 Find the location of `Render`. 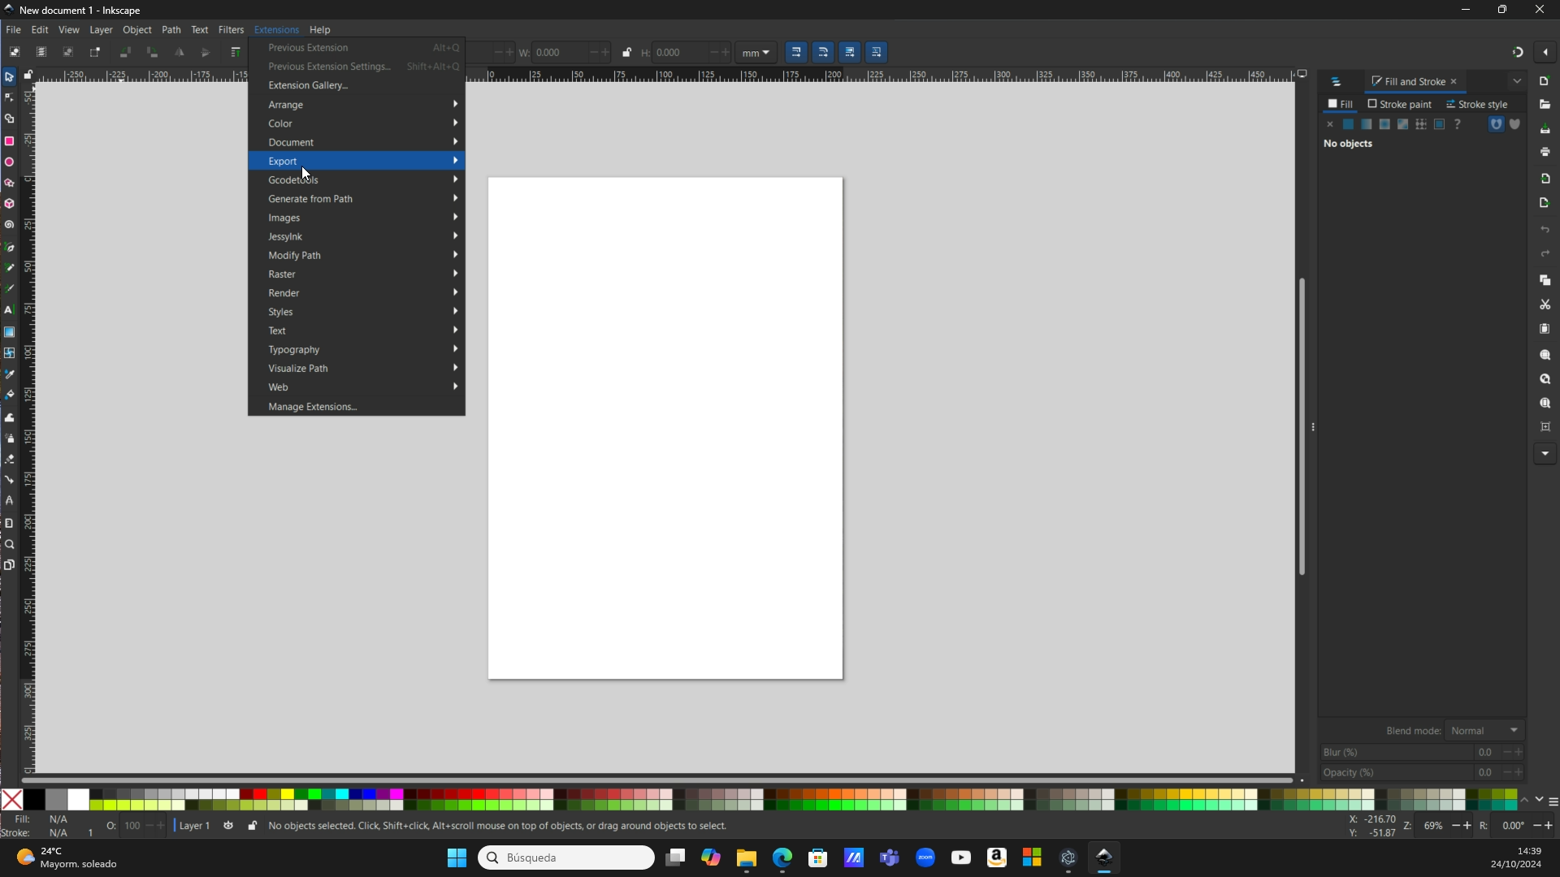

Render is located at coordinates (366, 292).